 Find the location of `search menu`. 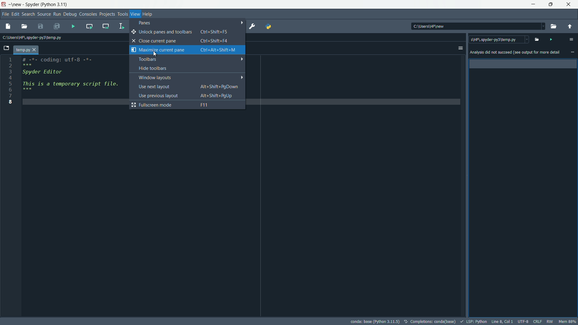

search menu is located at coordinates (27, 14).